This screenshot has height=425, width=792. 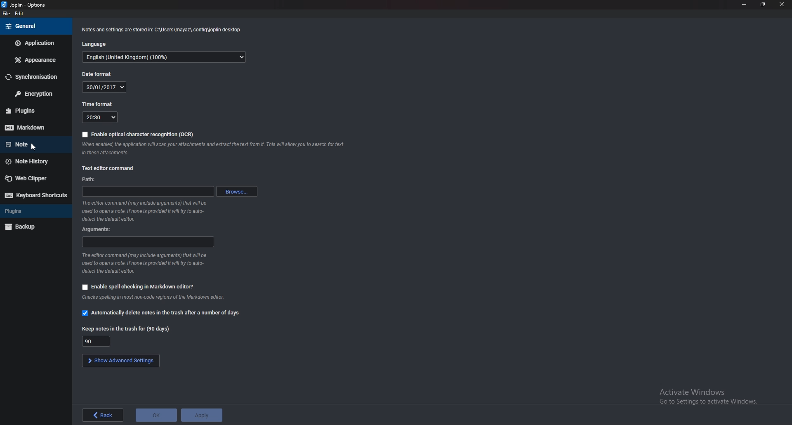 I want to click on path, so click(x=148, y=191).